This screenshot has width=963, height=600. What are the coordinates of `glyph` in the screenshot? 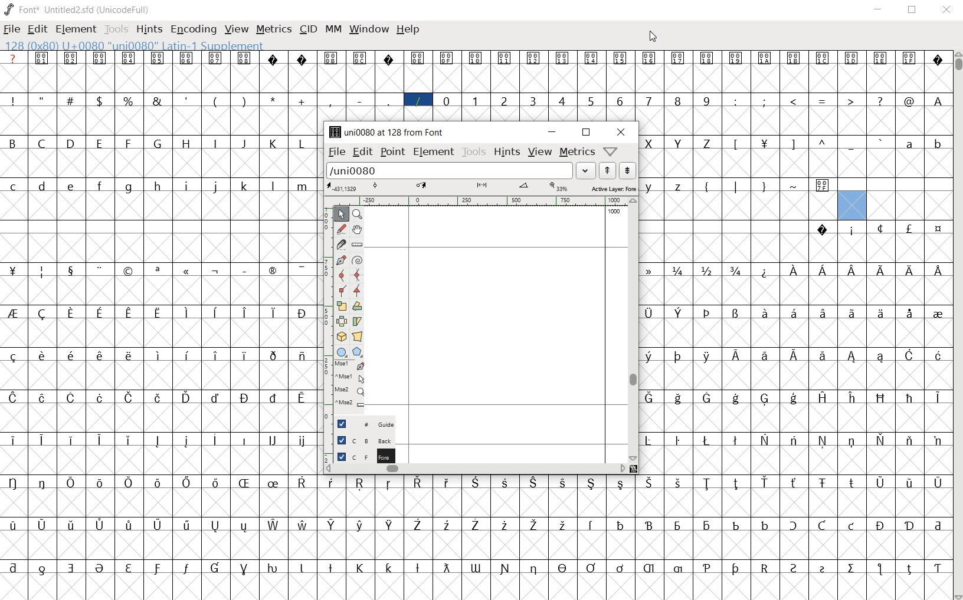 It's located at (938, 101).